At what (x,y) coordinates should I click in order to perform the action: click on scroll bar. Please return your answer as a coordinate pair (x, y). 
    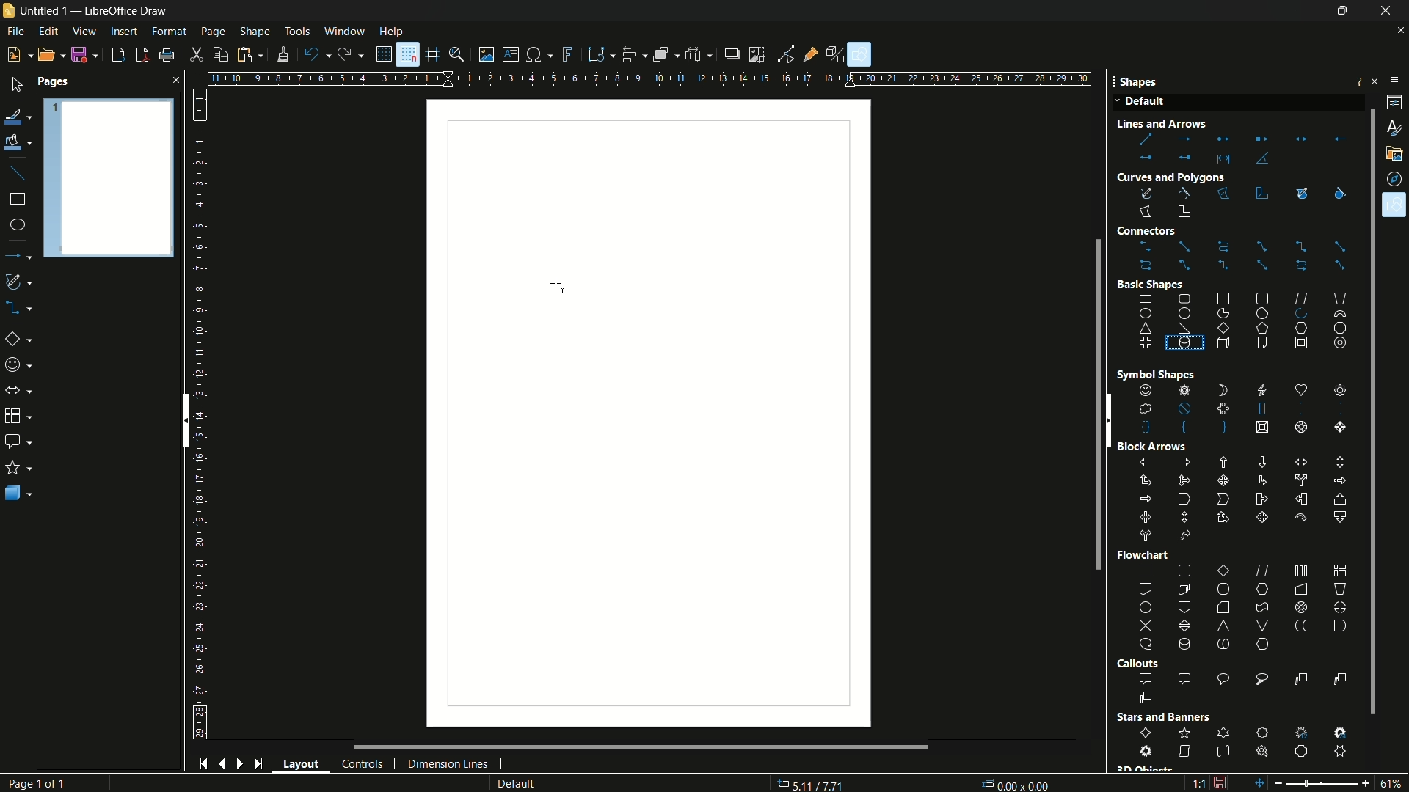
    Looking at the image, I should click on (614, 747).